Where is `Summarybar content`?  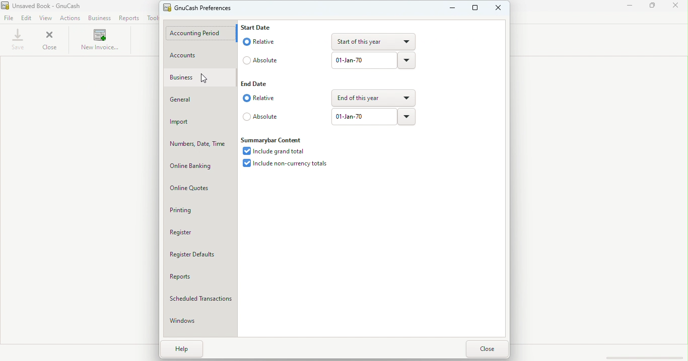 Summarybar content is located at coordinates (273, 139).